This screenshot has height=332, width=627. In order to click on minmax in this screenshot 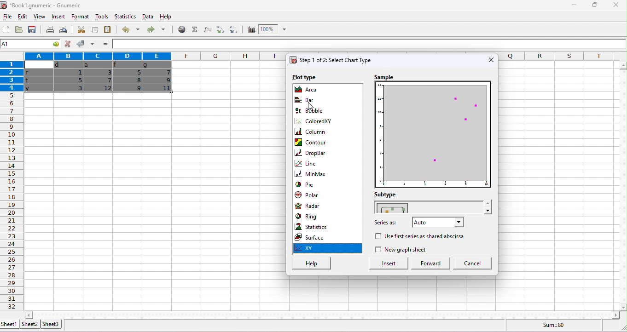, I will do `click(312, 175)`.